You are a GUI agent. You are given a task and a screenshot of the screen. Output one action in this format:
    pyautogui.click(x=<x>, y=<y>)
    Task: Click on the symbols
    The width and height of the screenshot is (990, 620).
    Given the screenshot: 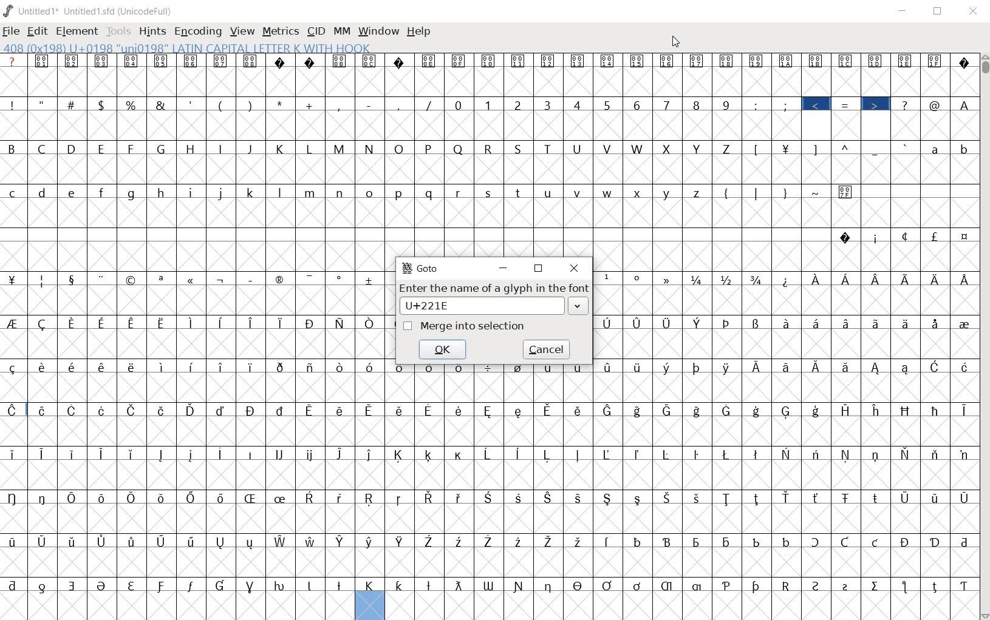 What is the action you would take?
    pyautogui.click(x=923, y=103)
    